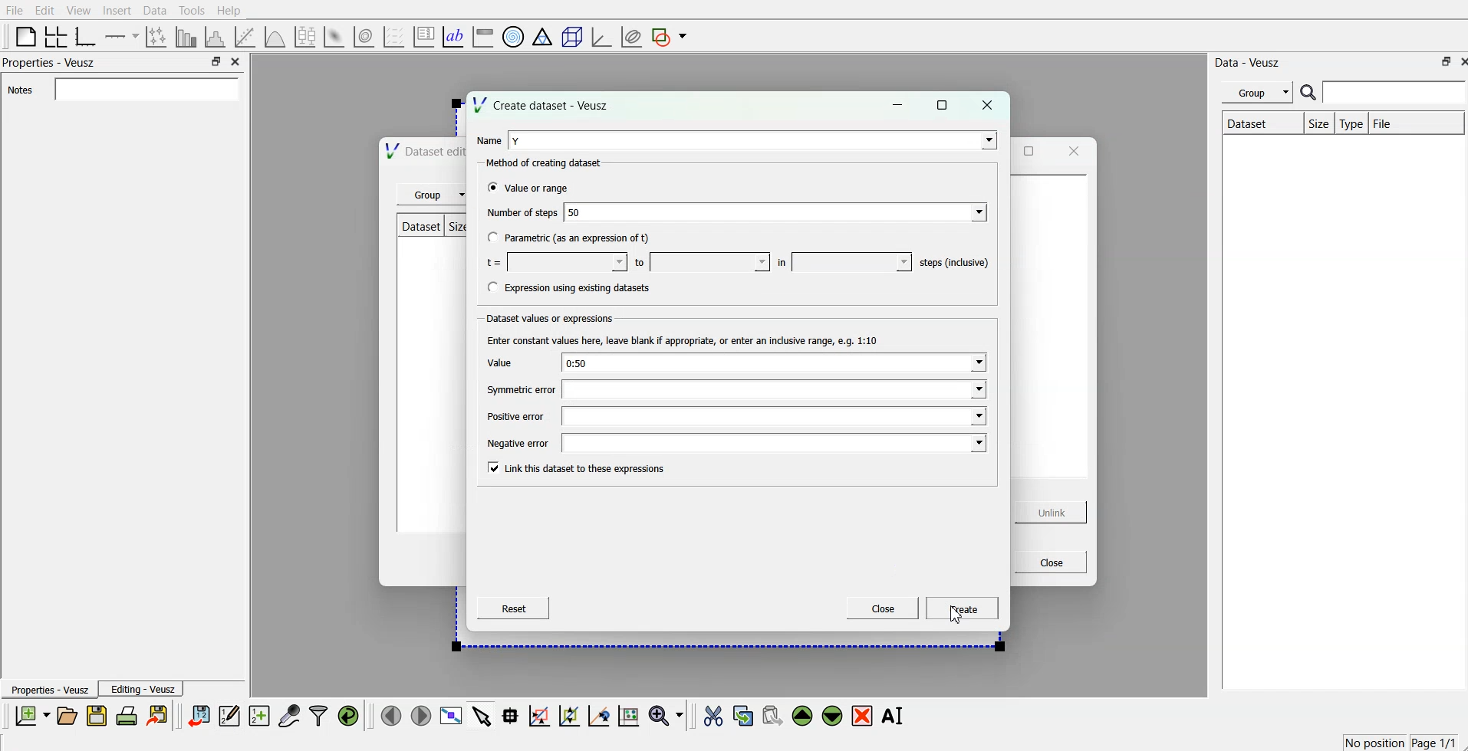 The image size is (1468, 751). What do you see at coordinates (158, 717) in the screenshot?
I see `export document` at bounding box center [158, 717].